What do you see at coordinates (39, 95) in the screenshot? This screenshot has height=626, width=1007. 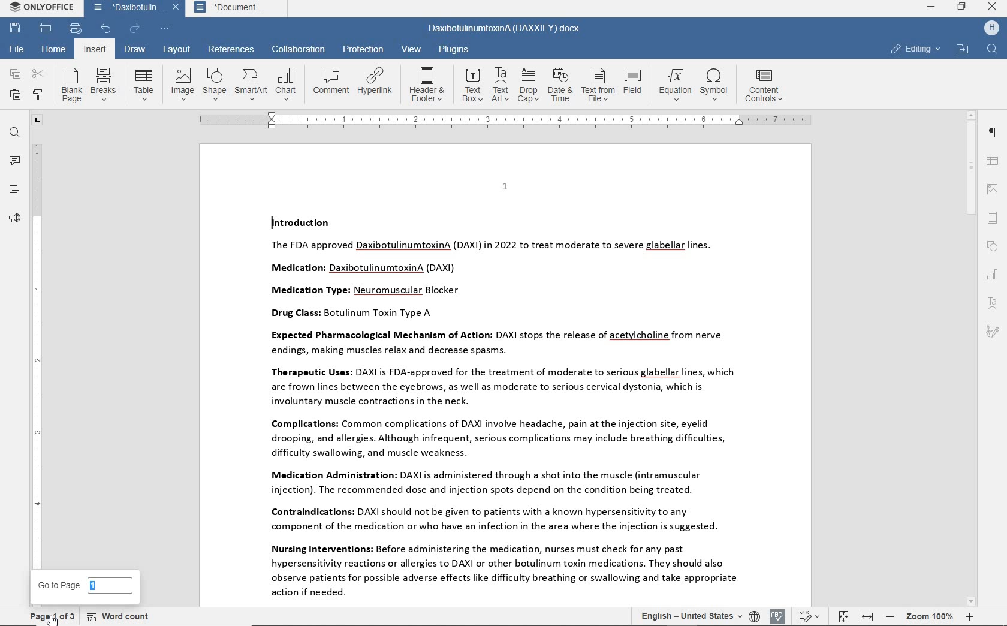 I see `copy style` at bounding box center [39, 95].